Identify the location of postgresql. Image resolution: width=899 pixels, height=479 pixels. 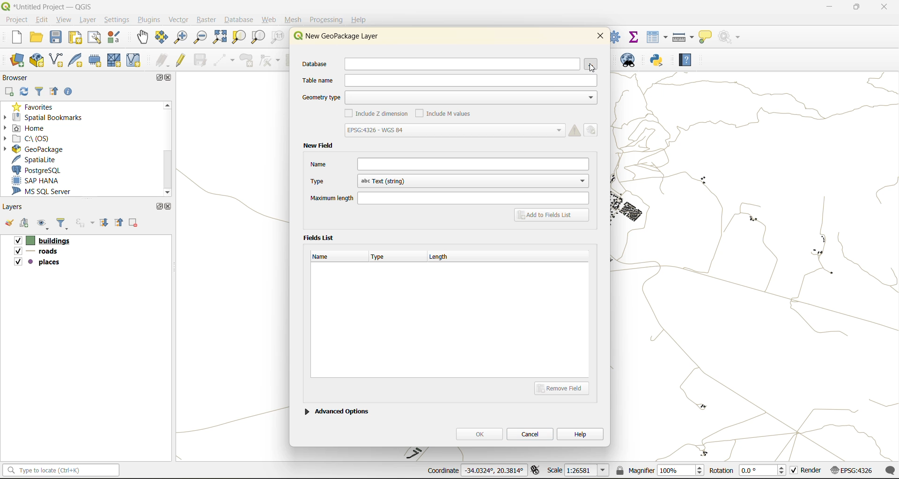
(44, 170).